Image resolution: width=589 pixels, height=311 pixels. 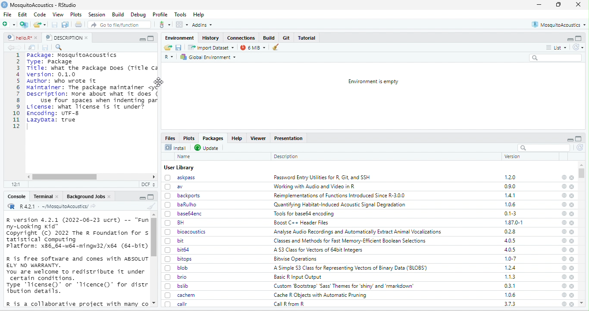 What do you see at coordinates (184, 156) in the screenshot?
I see `Name` at bounding box center [184, 156].